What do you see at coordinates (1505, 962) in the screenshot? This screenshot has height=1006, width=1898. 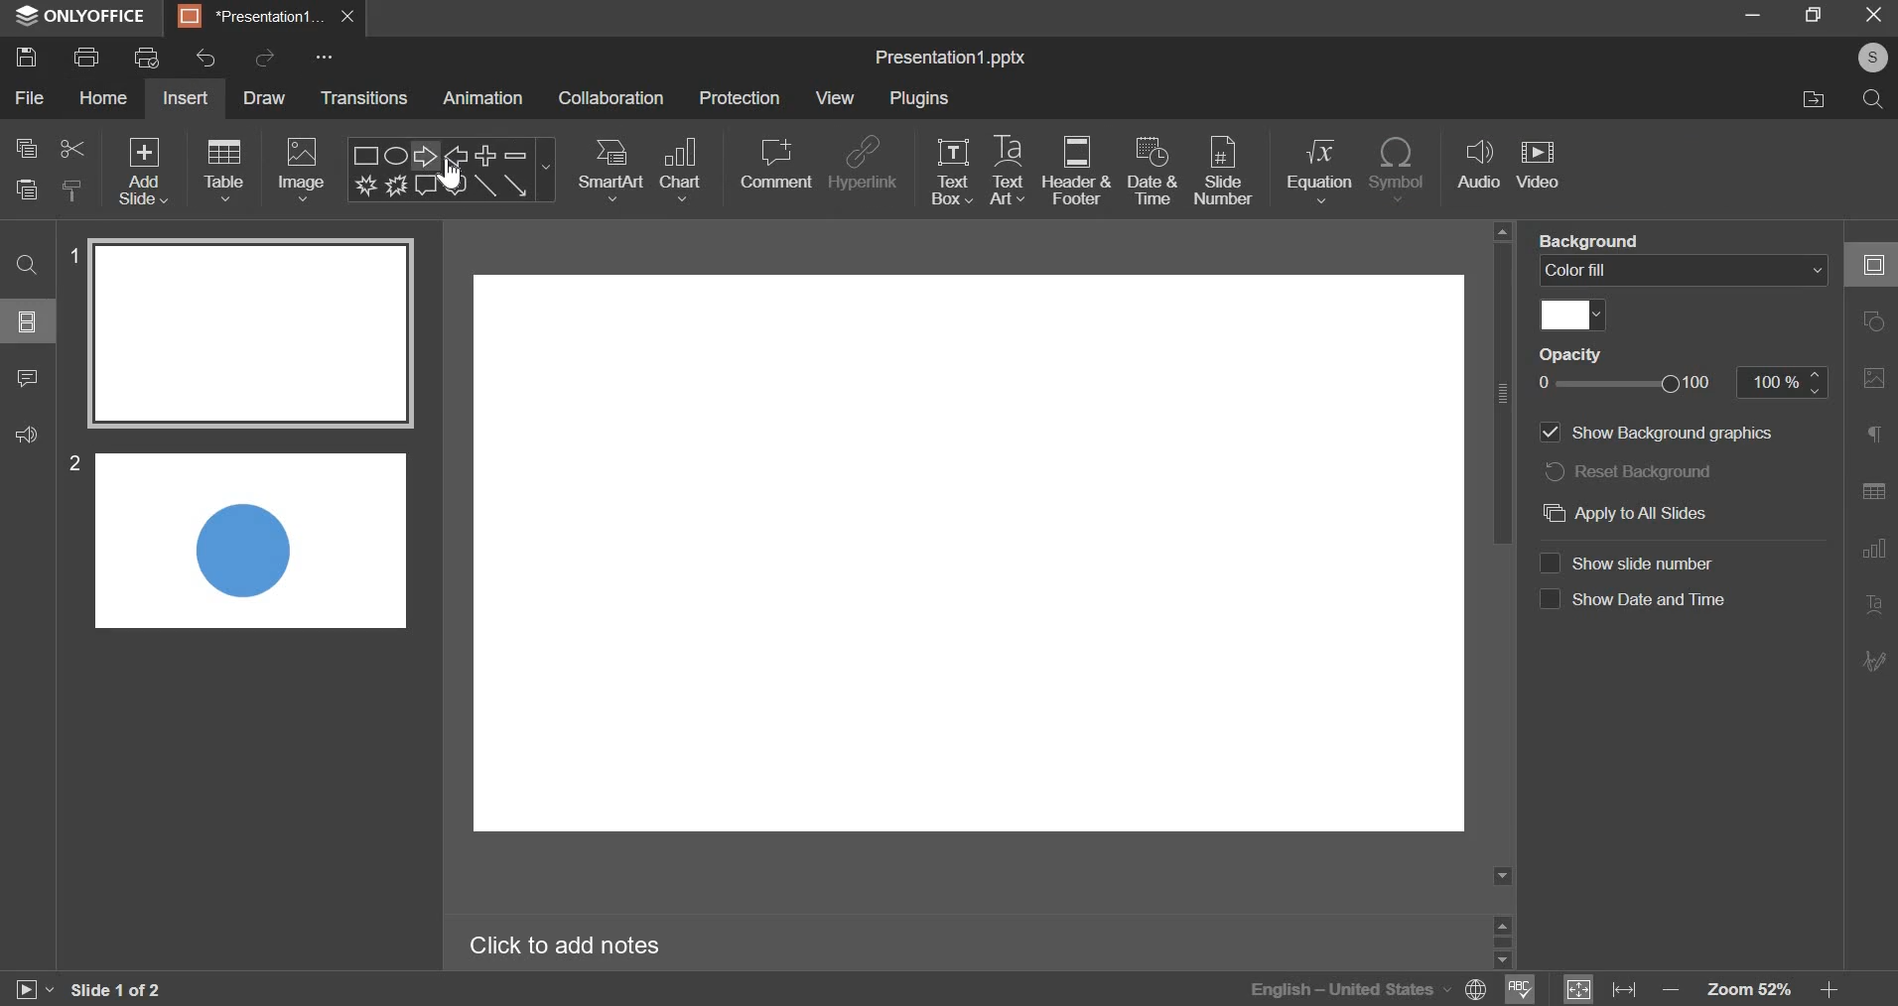 I see `scroll down` at bounding box center [1505, 962].